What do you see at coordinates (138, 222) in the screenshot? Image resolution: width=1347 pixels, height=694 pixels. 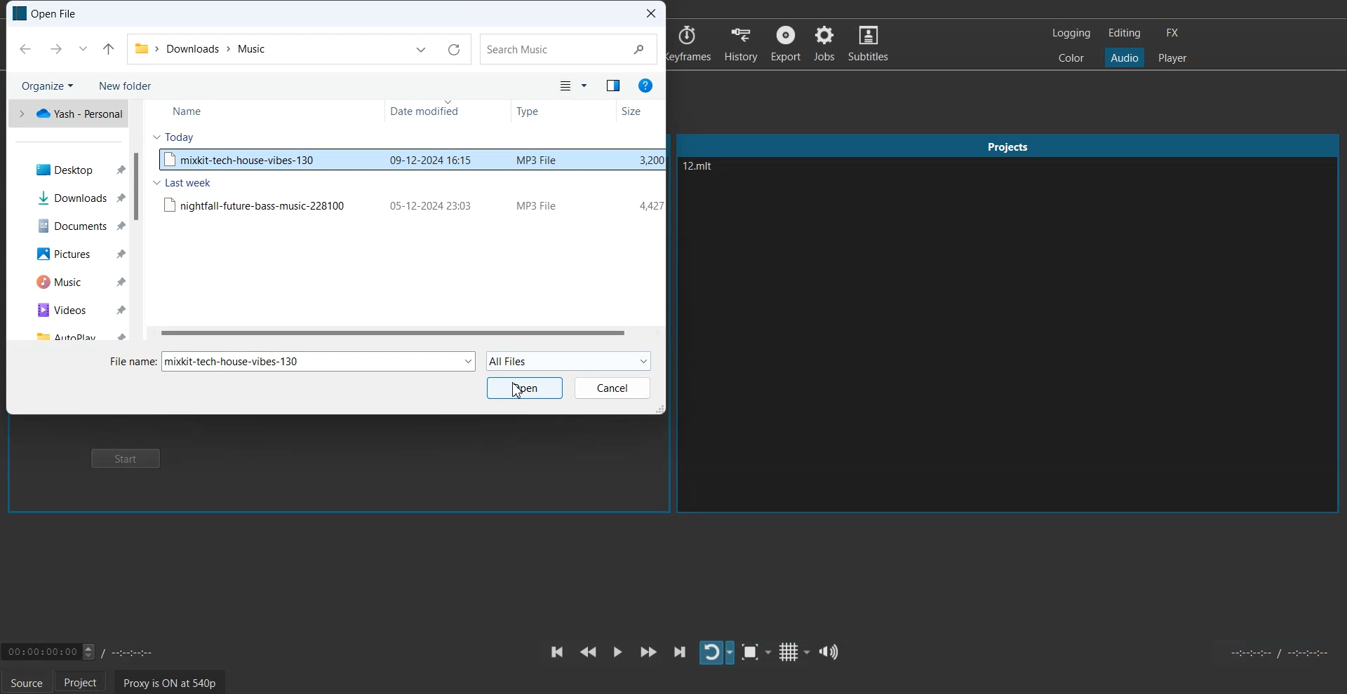 I see `Vertical Scroll bar` at bounding box center [138, 222].